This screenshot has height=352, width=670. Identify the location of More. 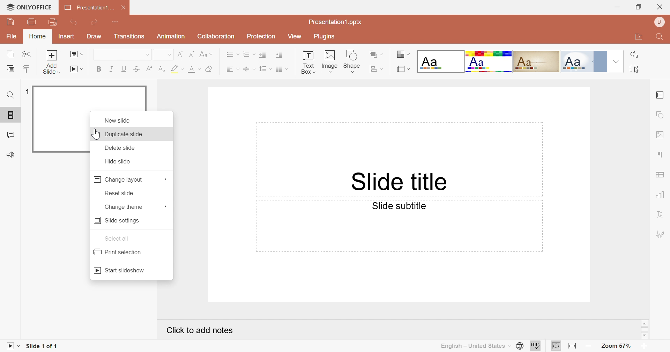
(165, 179).